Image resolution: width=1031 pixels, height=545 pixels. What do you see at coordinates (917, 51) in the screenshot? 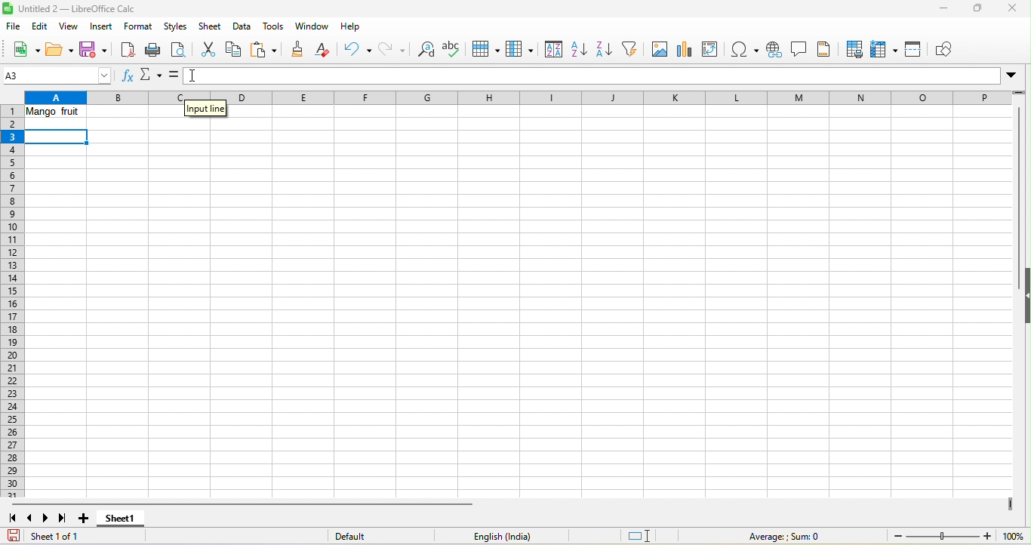
I see `split window` at bounding box center [917, 51].